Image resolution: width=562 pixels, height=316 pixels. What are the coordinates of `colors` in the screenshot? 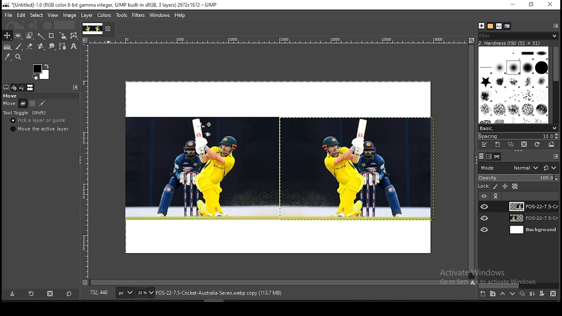 It's located at (105, 16).